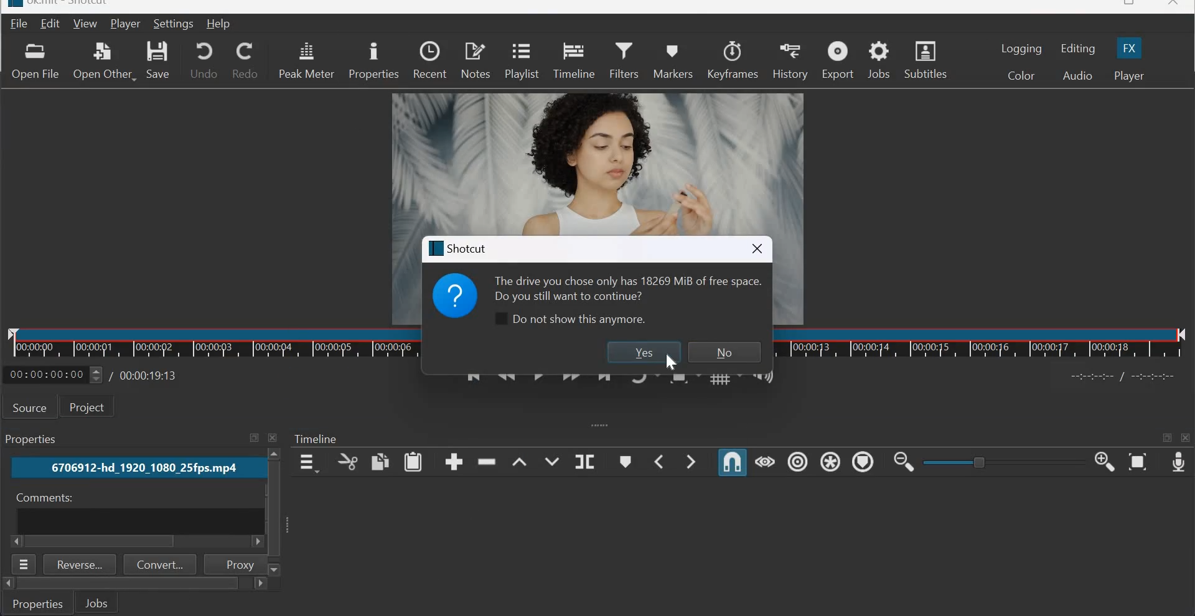 This screenshot has height=616, width=1195. I want to click on Notes, so click(476, 60).